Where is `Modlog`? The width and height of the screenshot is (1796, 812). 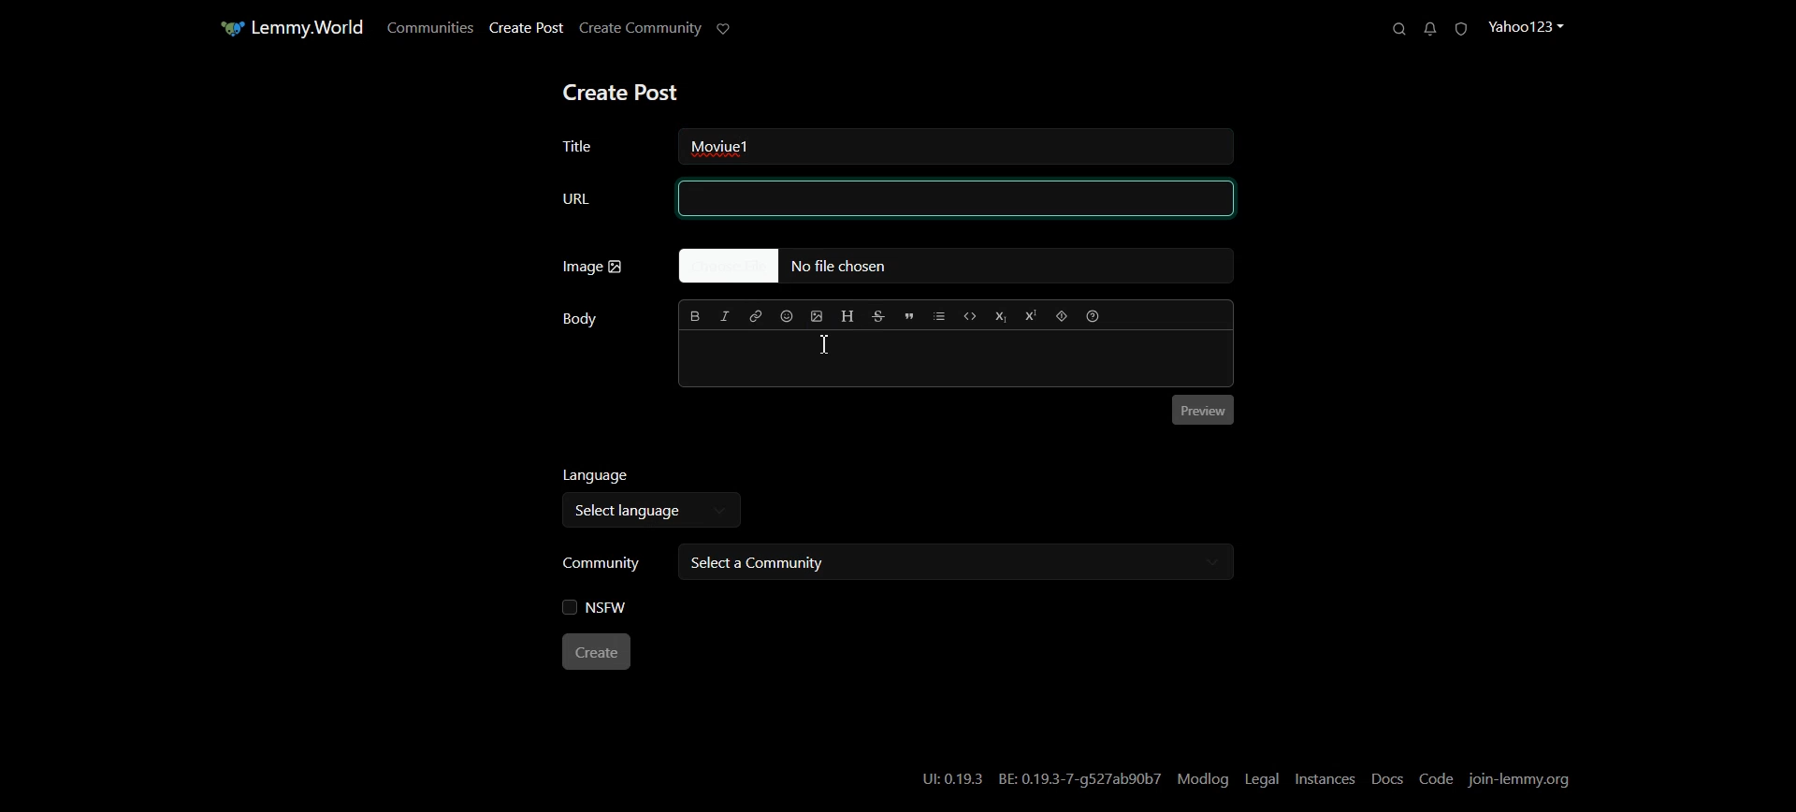 Modlog is located at coordinates (1205, 779).